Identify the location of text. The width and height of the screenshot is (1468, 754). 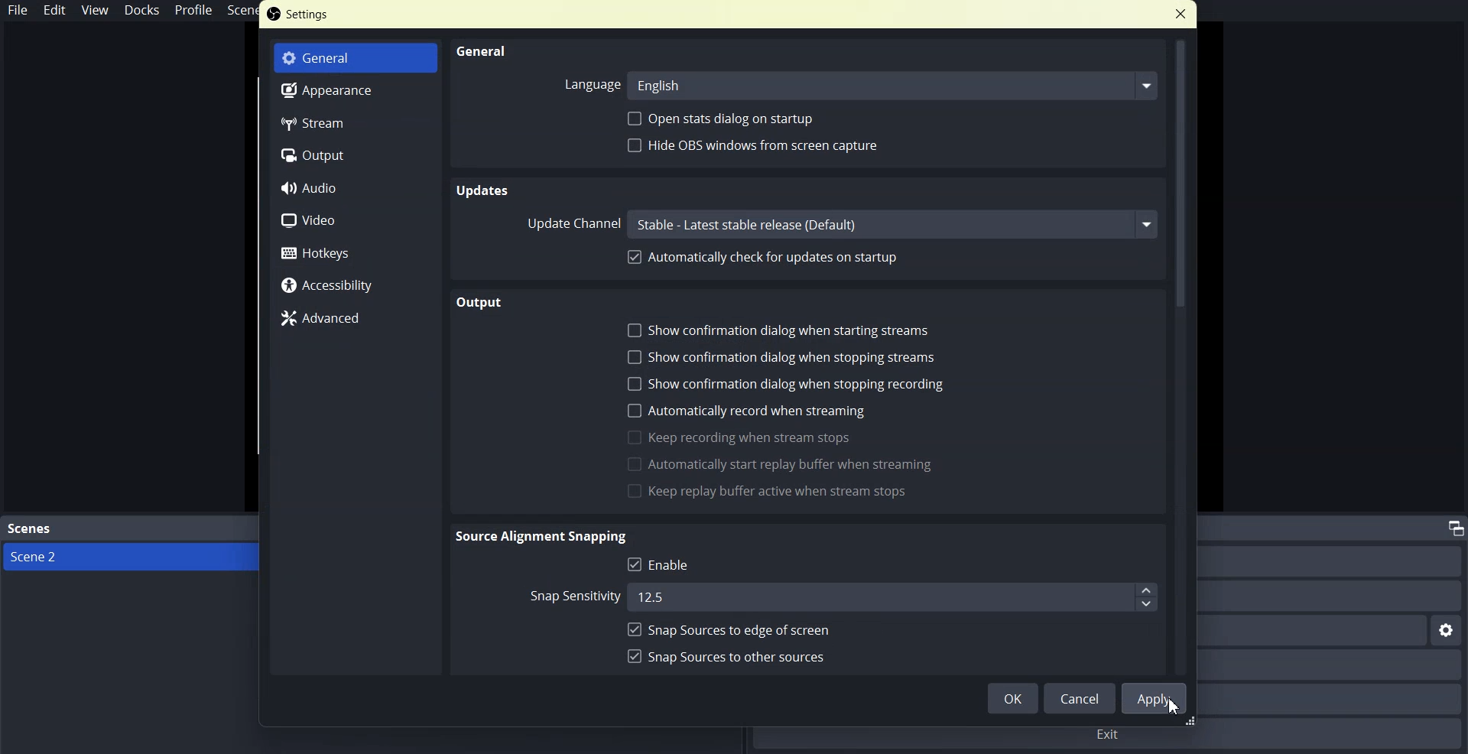
(542, 535).